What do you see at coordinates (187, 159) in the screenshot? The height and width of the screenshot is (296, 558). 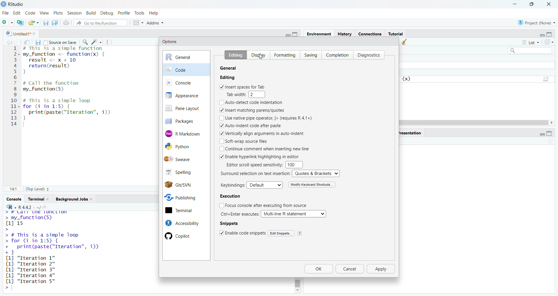 I see `Sweave` at bounding box center [187, 159].